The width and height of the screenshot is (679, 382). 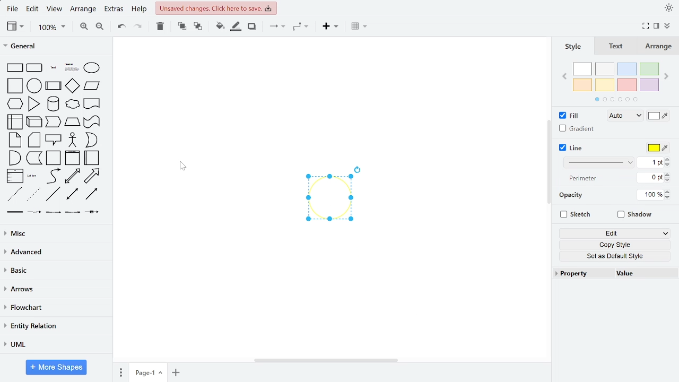 I want to click on actor, so click(x=73, y=140).